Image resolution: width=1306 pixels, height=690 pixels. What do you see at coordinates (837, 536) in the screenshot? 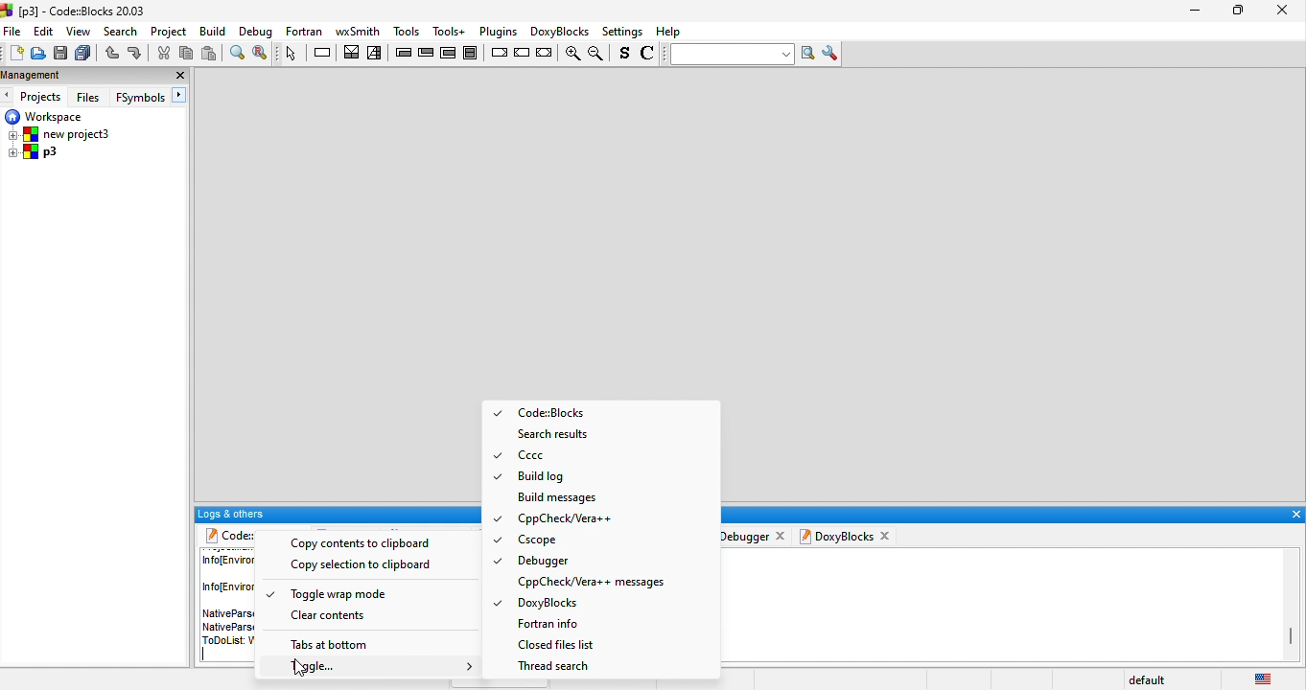
I see `doxyblocks` at bounding box center [837, 536].